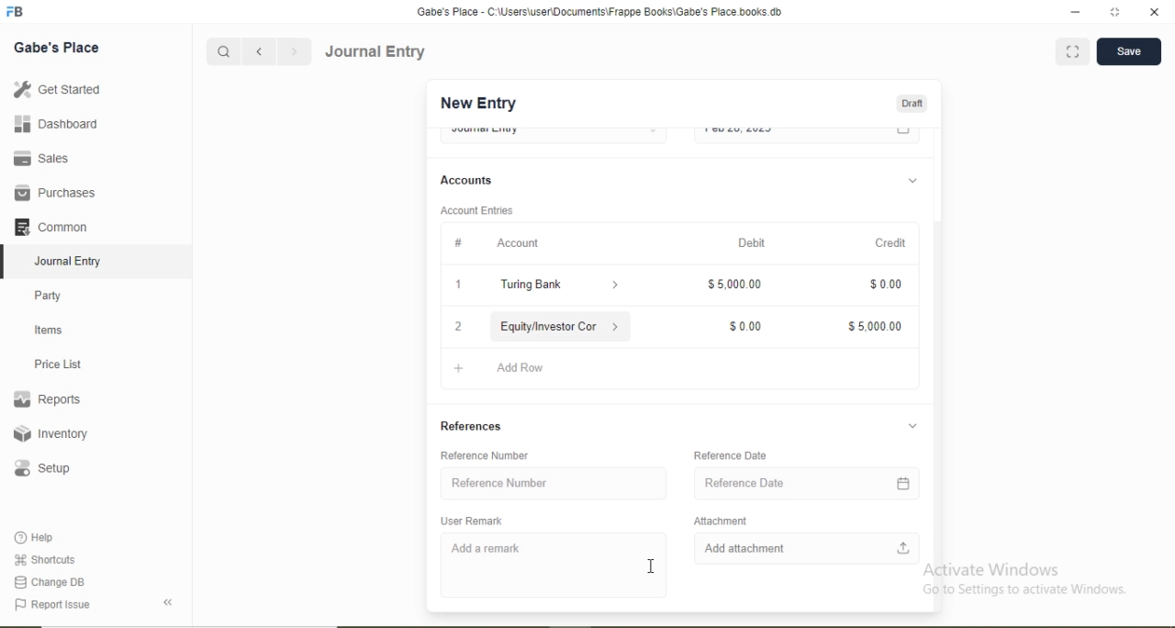 The height and width of the screenshot is (628, 1175). What do you see at coordinates (912, 105) in the screenshot?
I see `Draft` at bounding box center [912, 105].